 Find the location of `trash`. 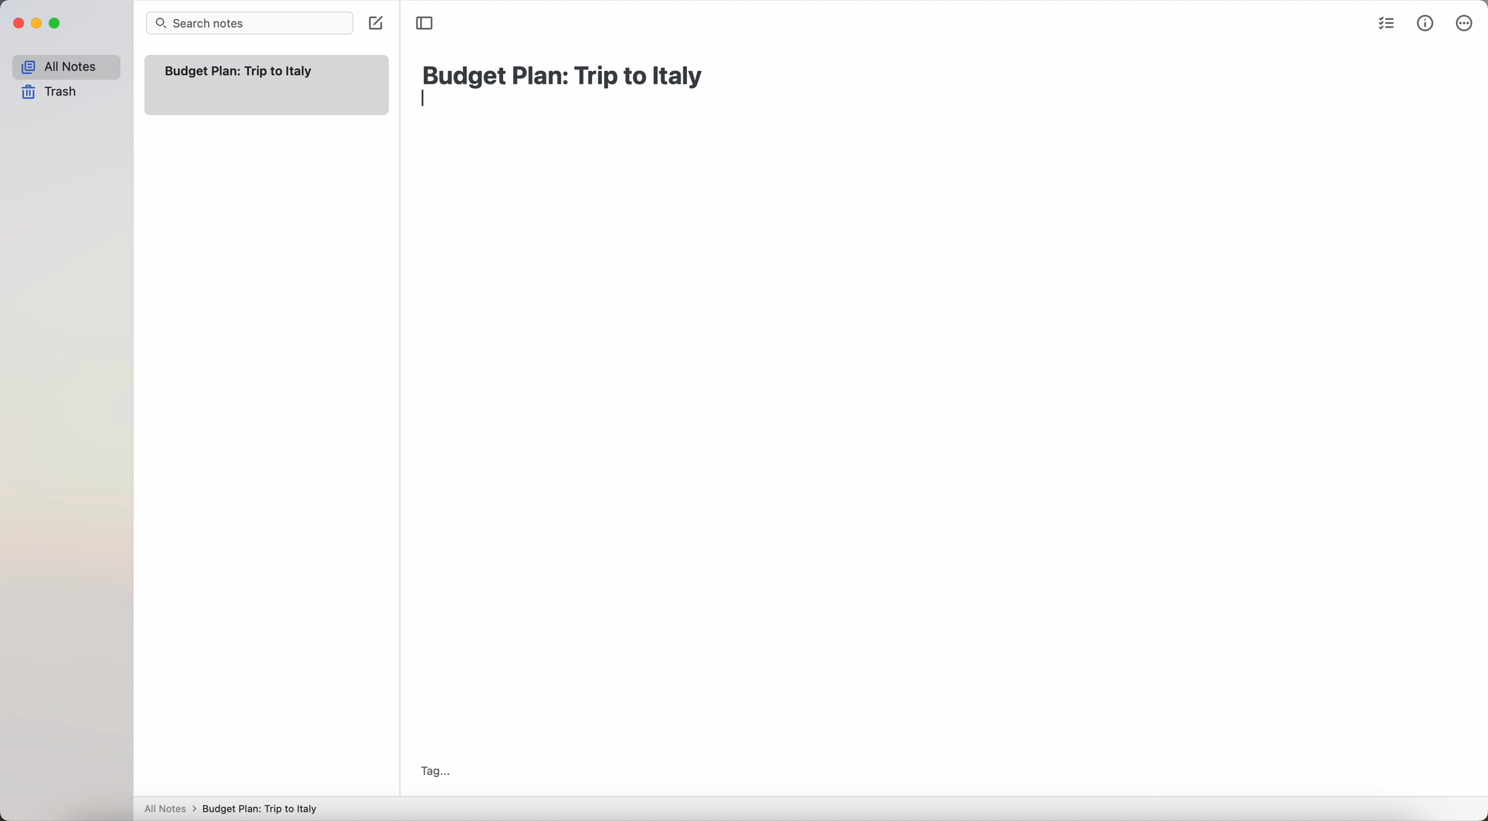

trash is located at coordinates (50, 92).